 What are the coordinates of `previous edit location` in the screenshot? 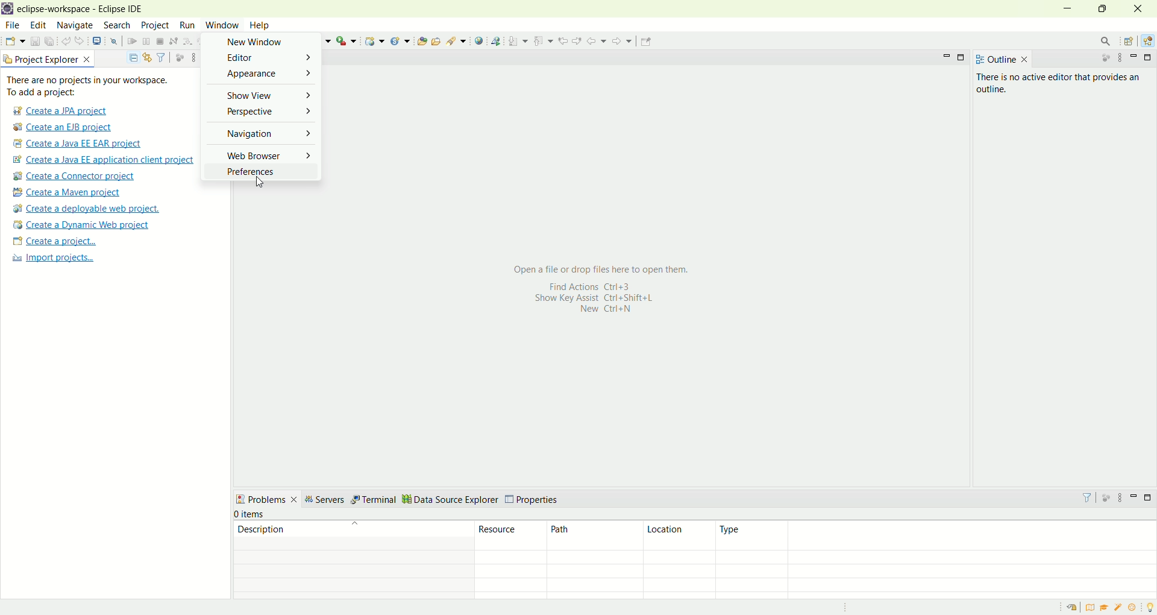 It's located at (565, 41).